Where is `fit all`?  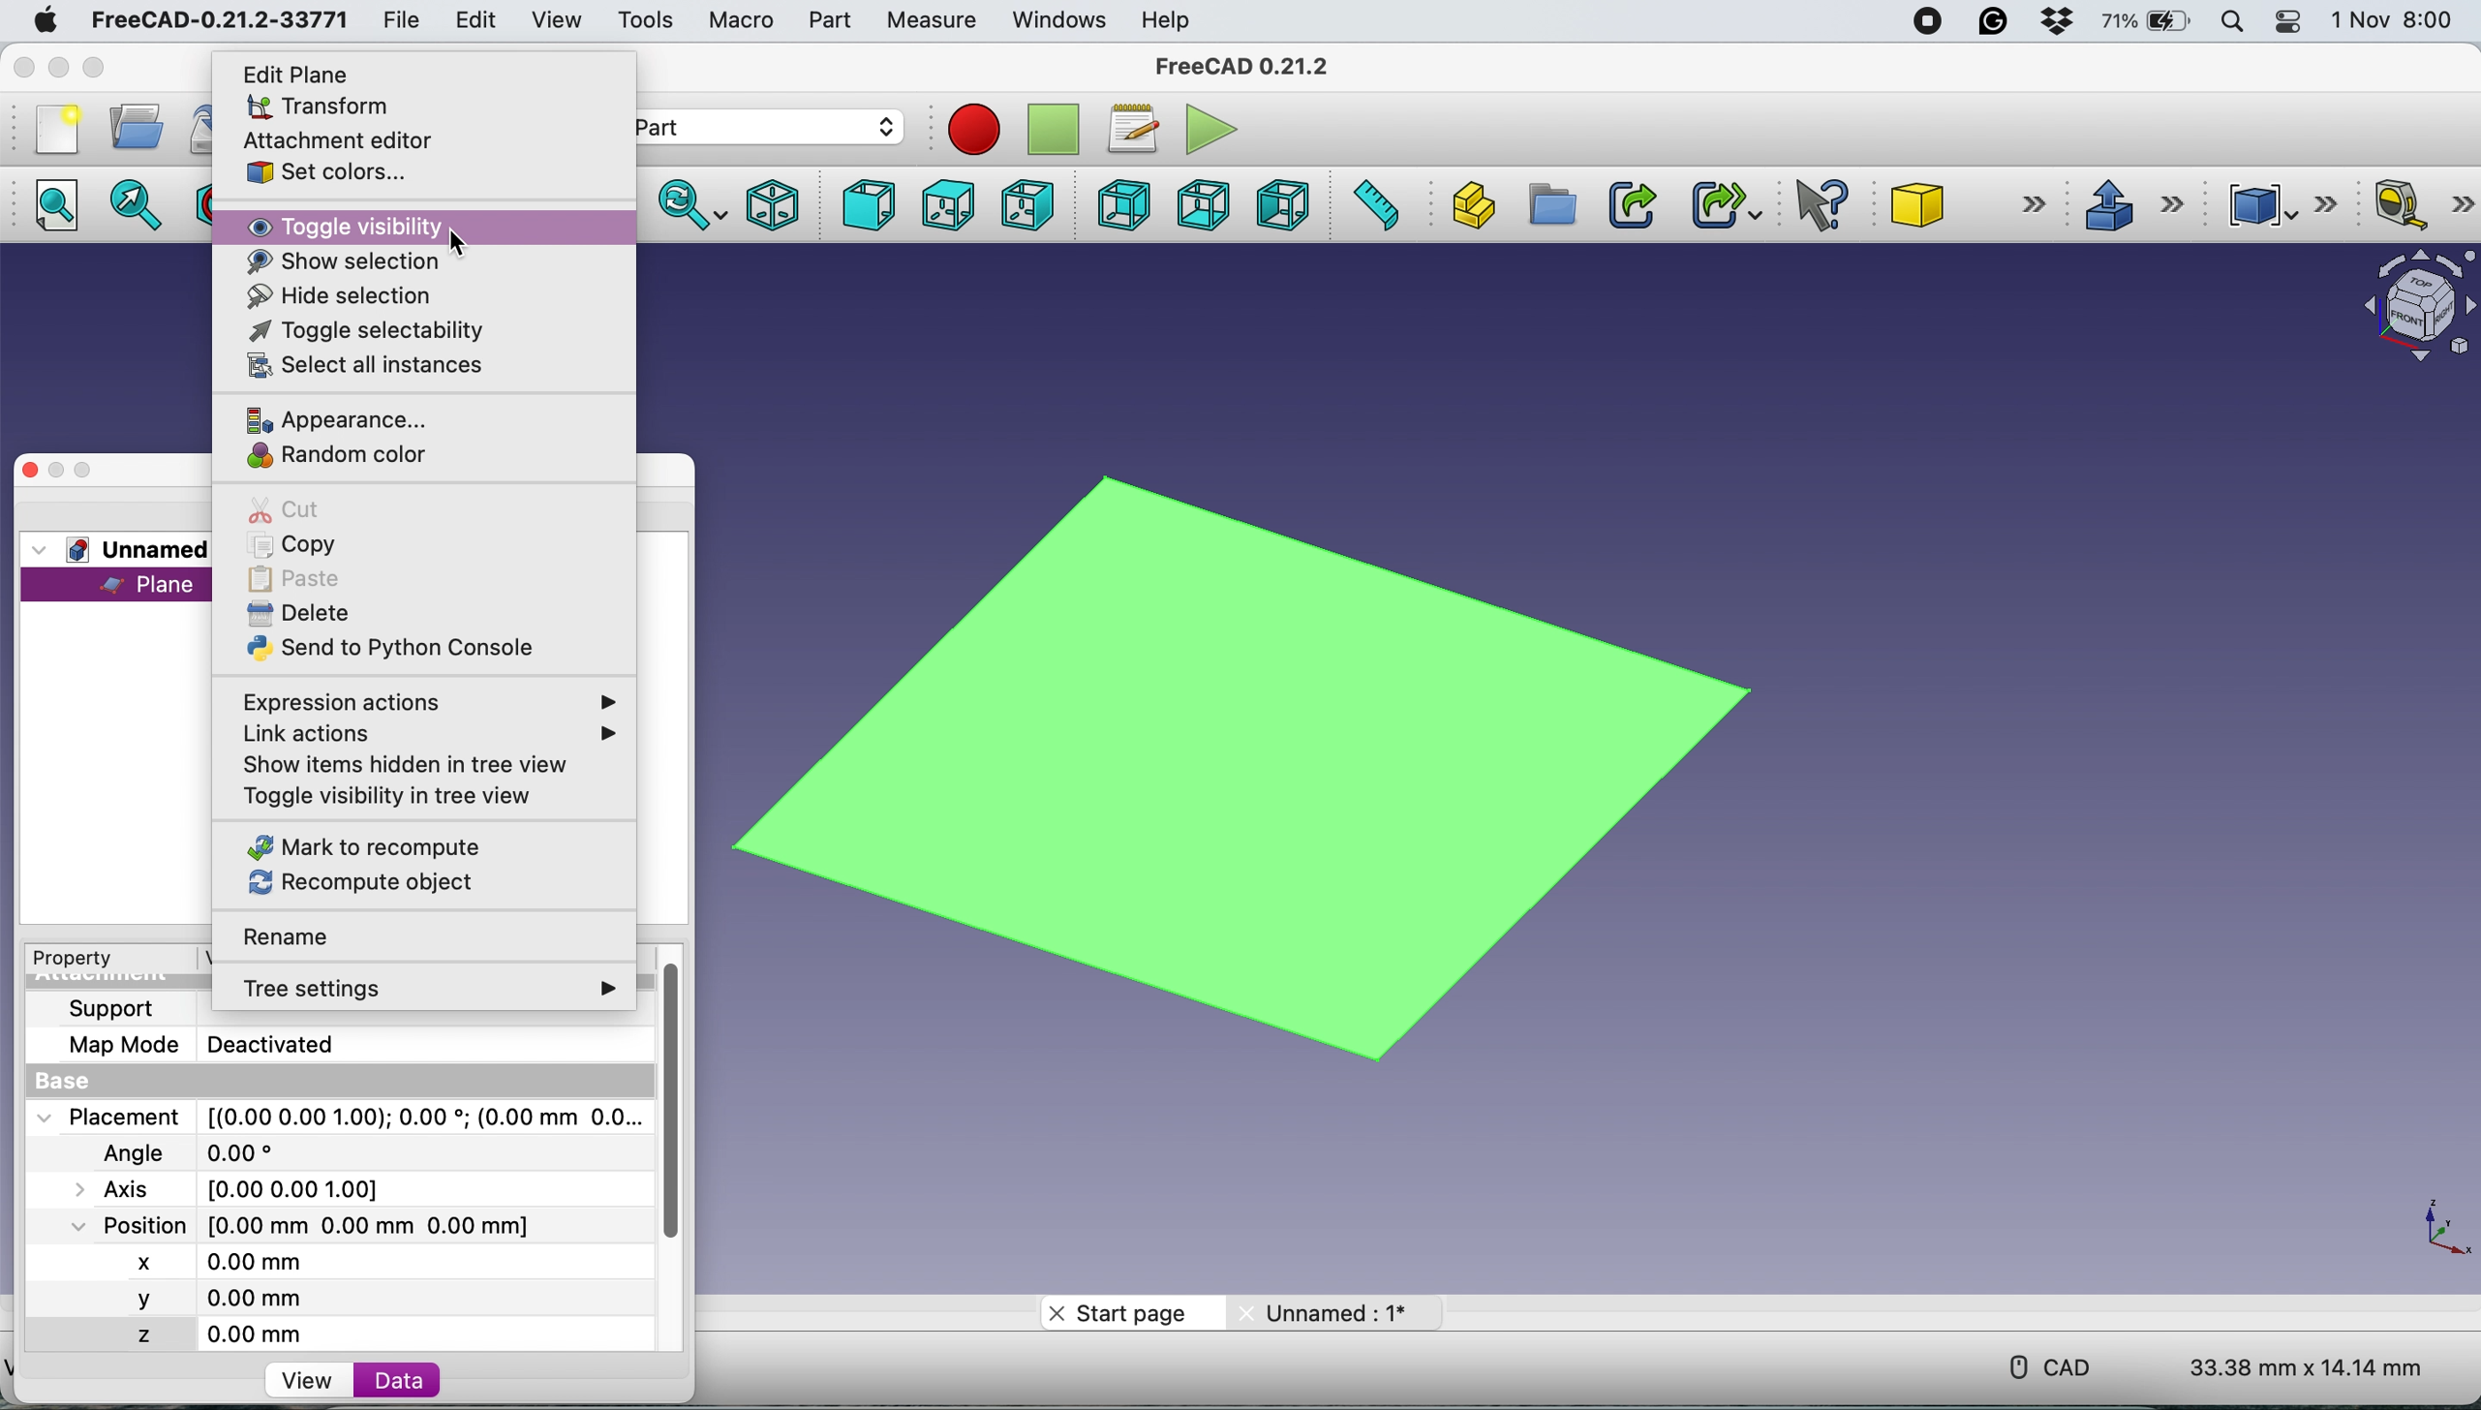 fit all is located at coordinates (58, 206).